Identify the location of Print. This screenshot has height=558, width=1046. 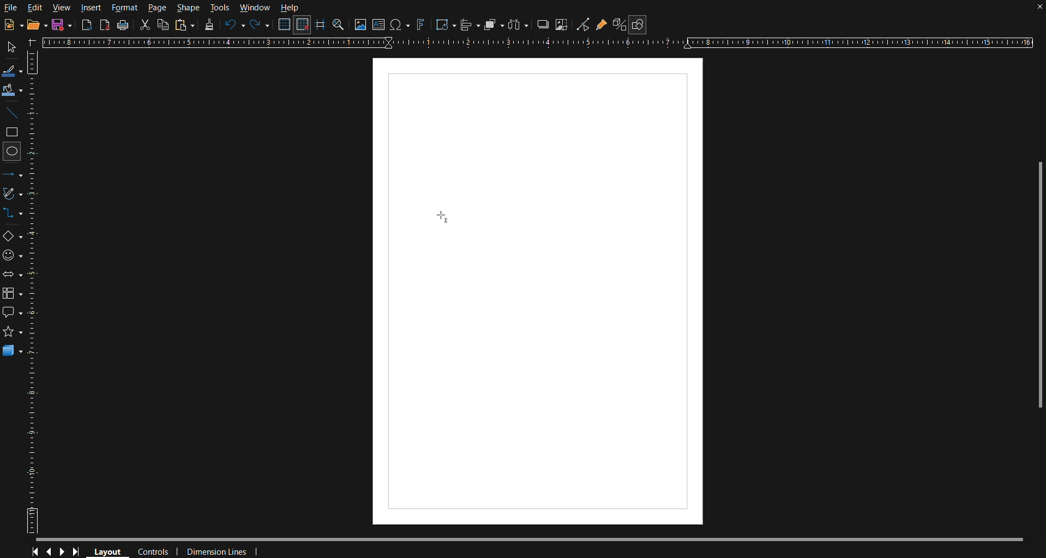
(124, 25).